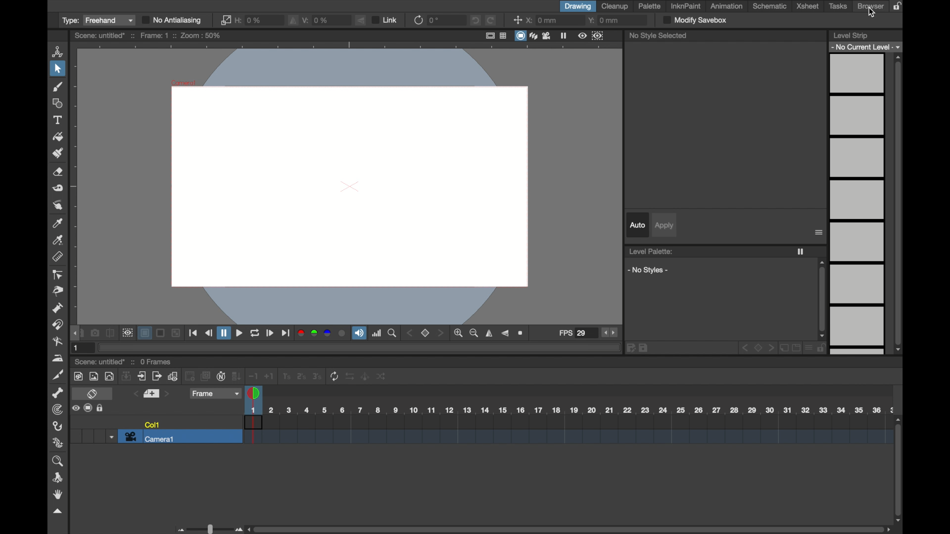 This screenshot has width=950, height=534. Describe the element at coordinates (651, 251) in the screenshot. I see `level palette` at that location.